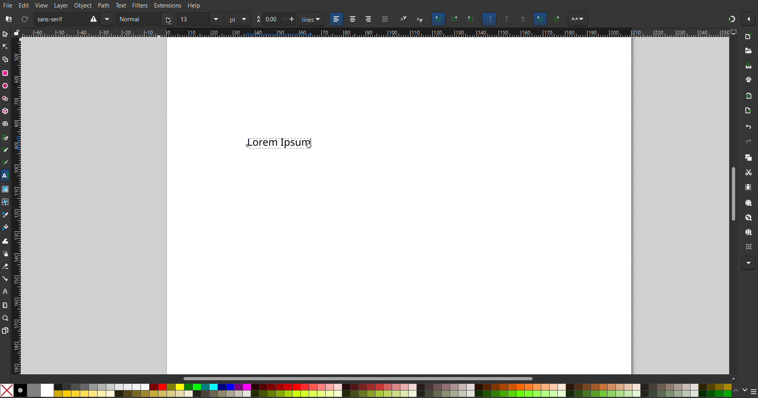 Image resolution: width=758 pixels, height=398 pixels. Describe the element at coordinates (312, 19) in the screenshot. I see `unit` at that location.